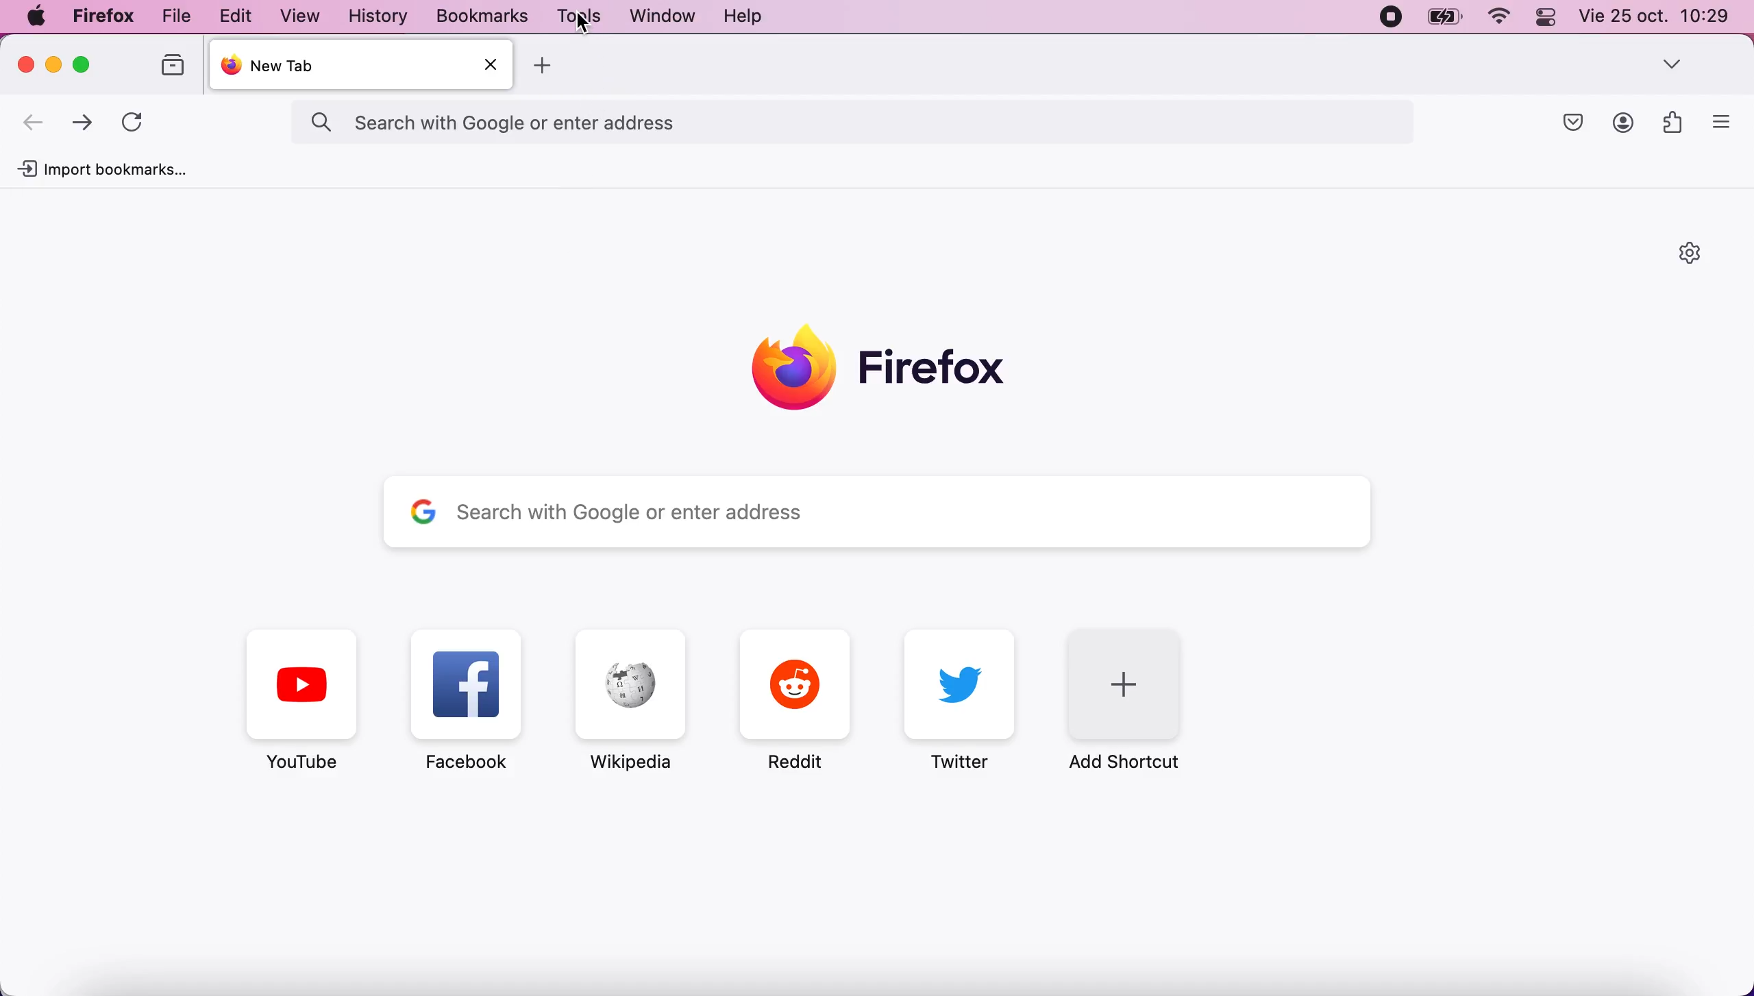  Describe the element at coordinates (82, 64) in the screenshot. I see `Maximize` at that location.